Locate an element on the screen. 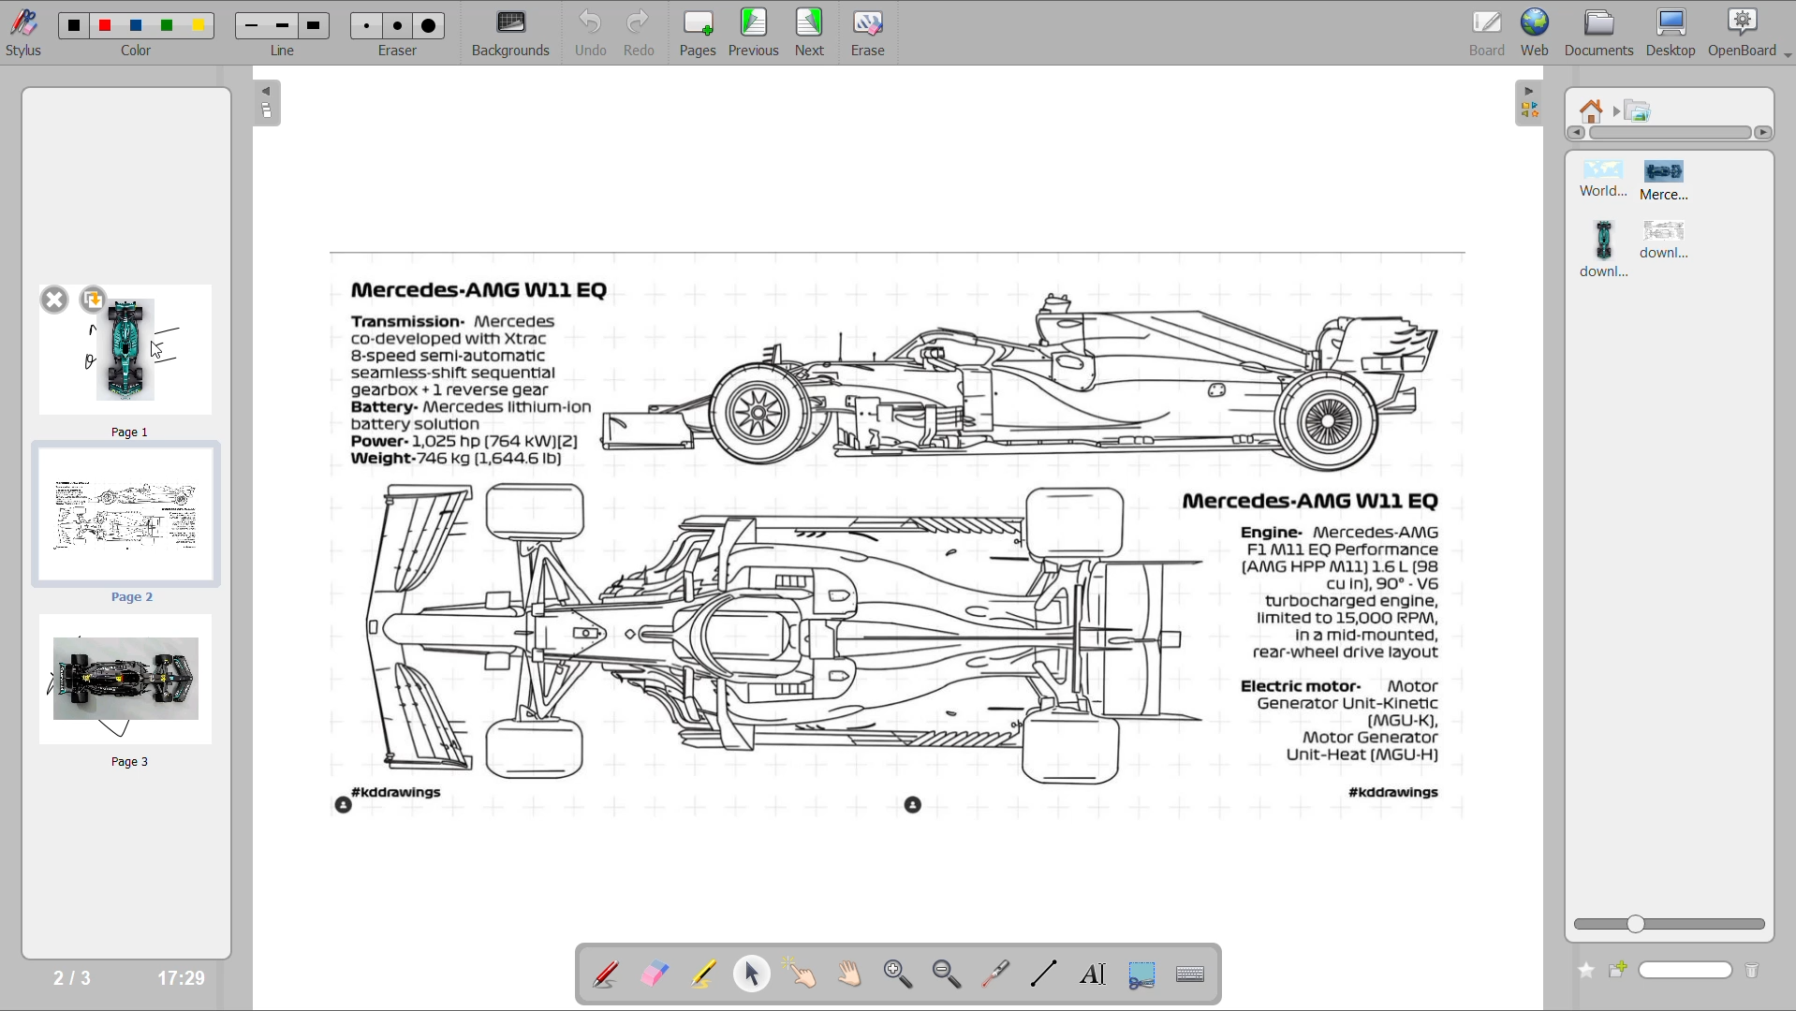 Image resolution: width=1796 pixels, height=1011 pixels. Large line is located at coordinates (317, 23).